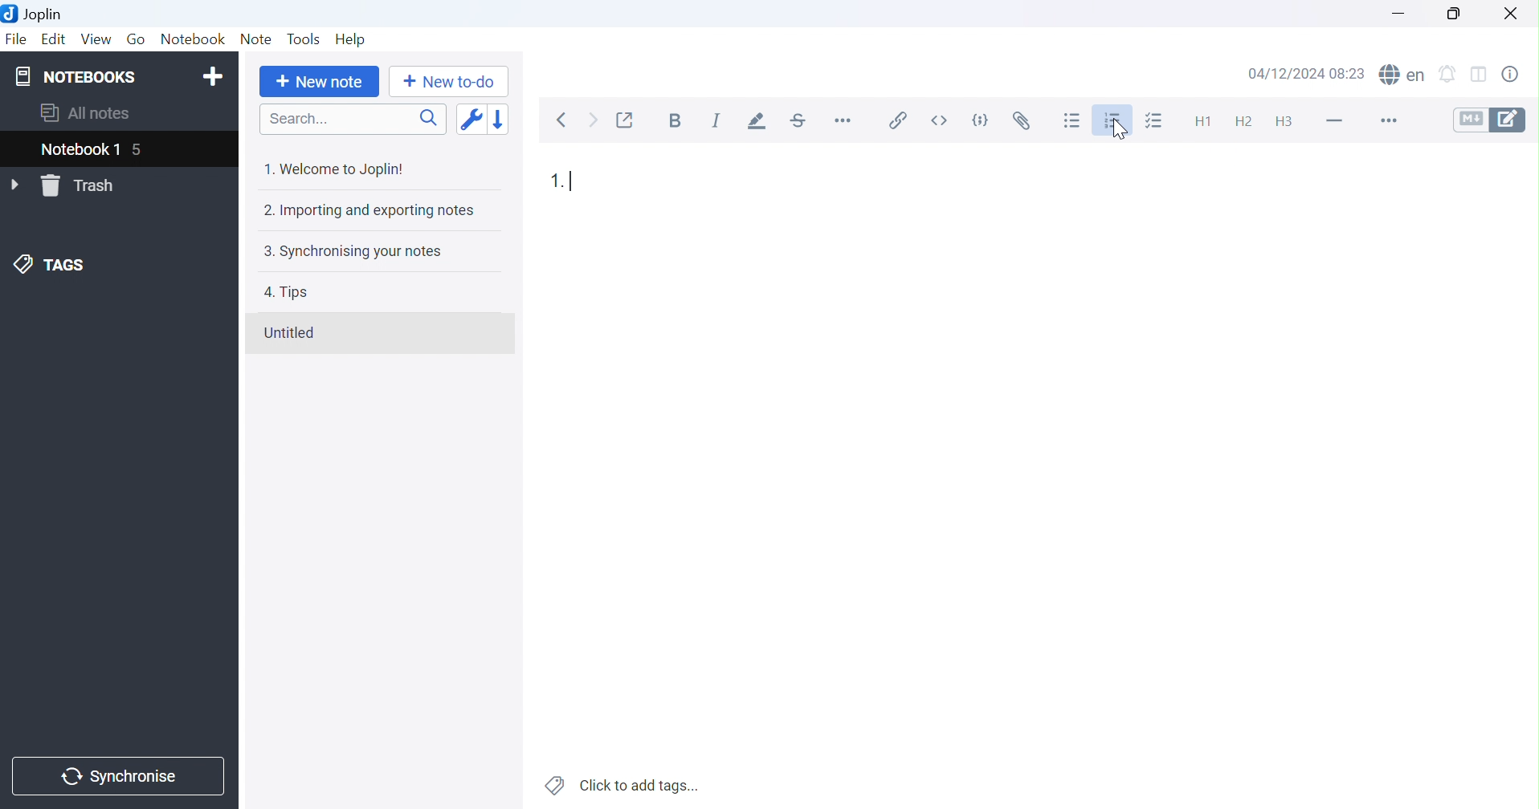 Image resolution: width=1539 pixels, height=809 pixels. Describe the element at coordinates (982, 121) in the screenshot. I see `Code` at that location.